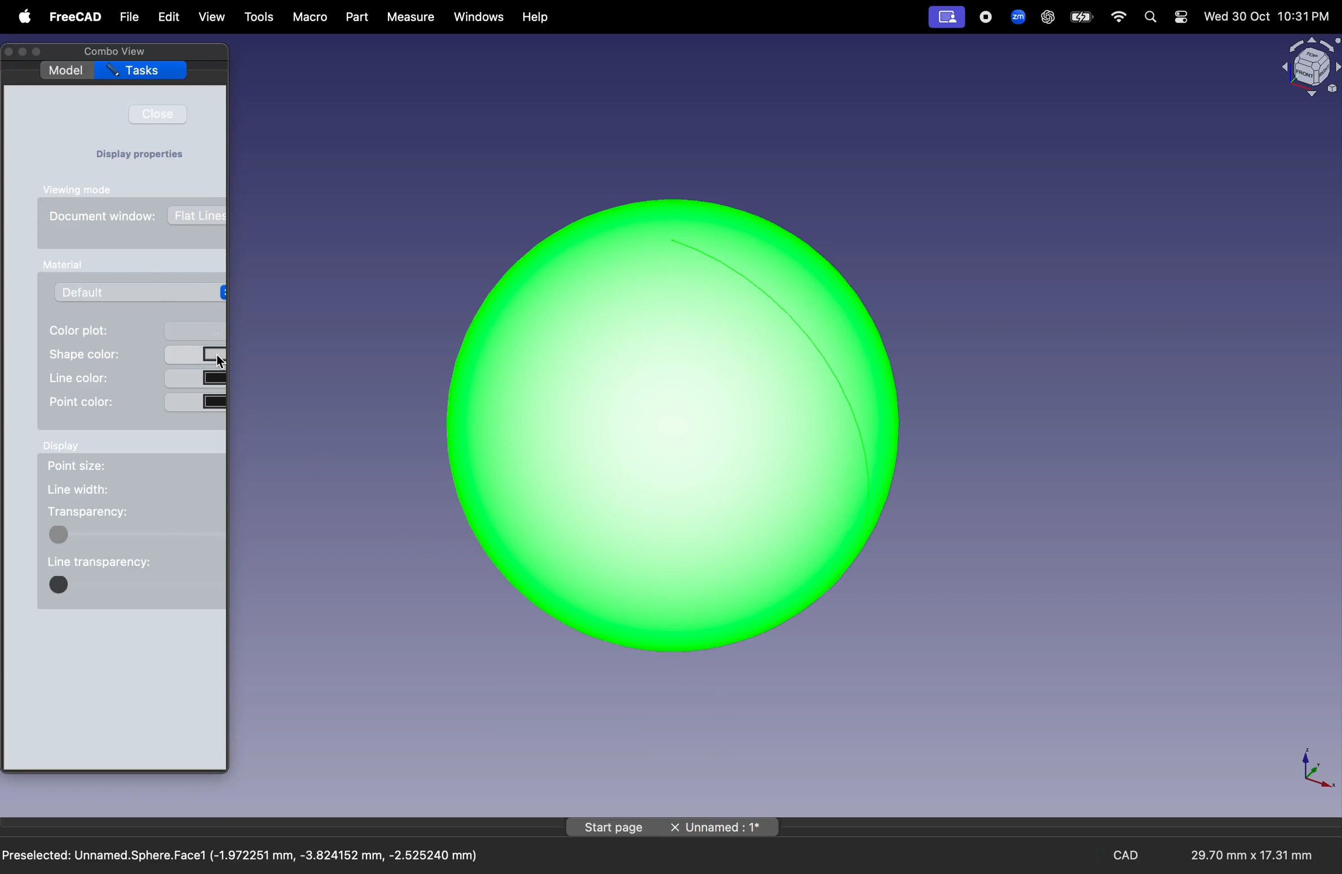  I want to click on tools, so click(261, 18).